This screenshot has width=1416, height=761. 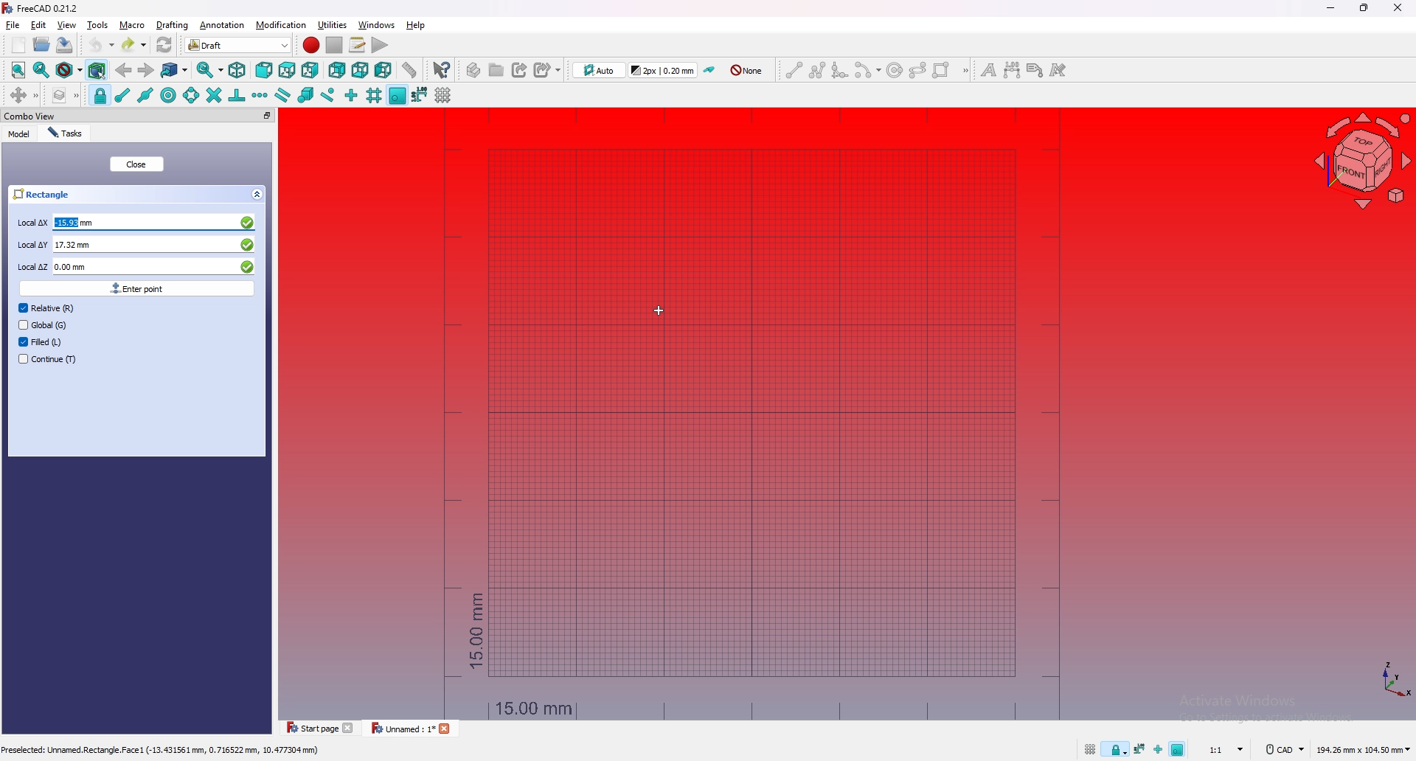 I want to click on navigating cube, so click(x=1357, y=161).